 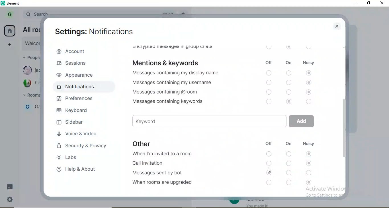 I want to click on profile, so click(x=9, y=15).